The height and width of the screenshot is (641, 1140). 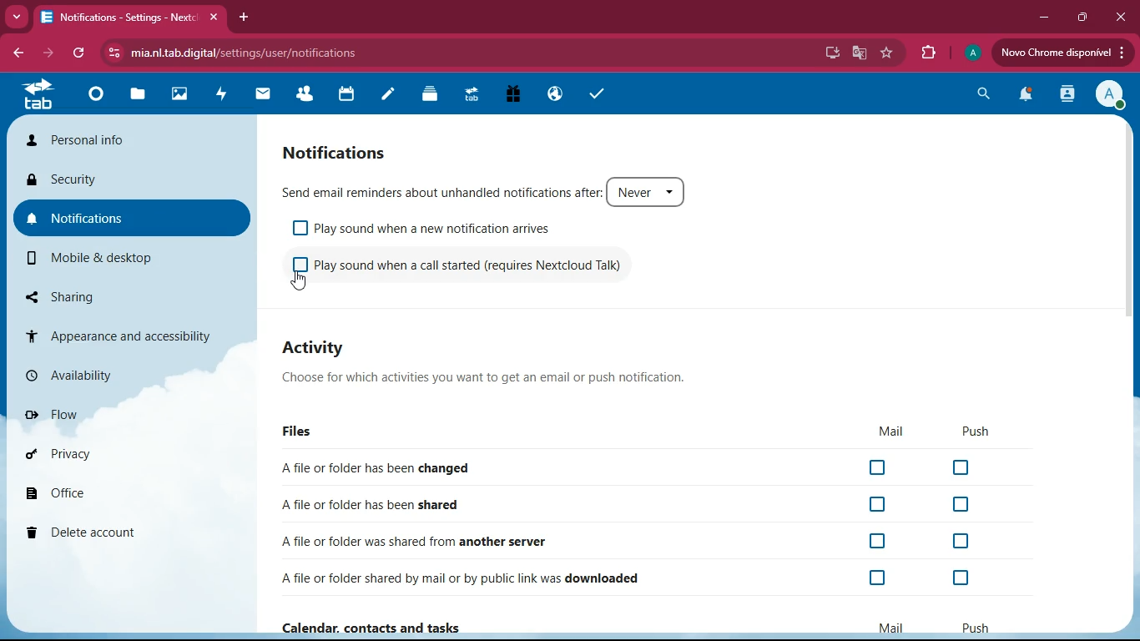 What do you see at coordinates (381, 507) in the screenshot?
I see `shared` at bounding box center [381, 507].